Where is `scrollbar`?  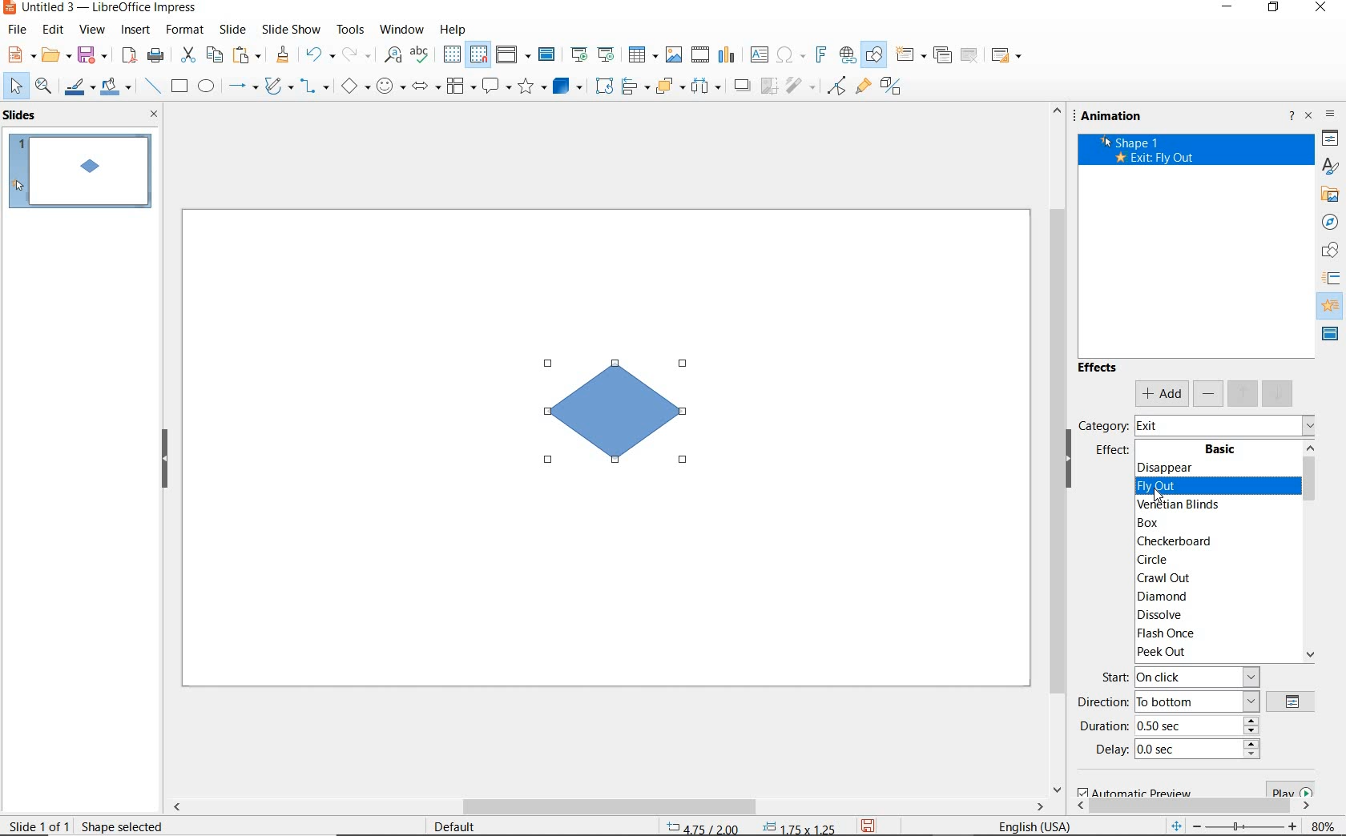
scrollbar is located at coordinates (1192, 807).